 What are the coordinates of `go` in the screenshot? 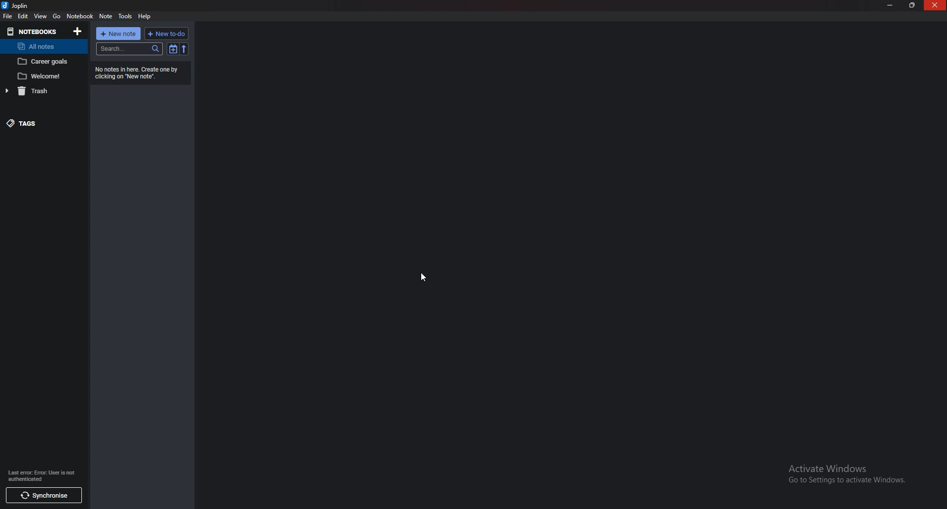 It's located at (56, 16).